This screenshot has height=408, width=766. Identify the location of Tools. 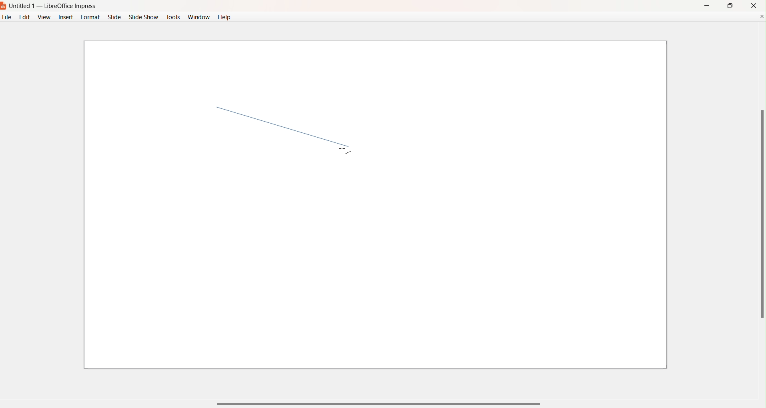
(173, 16).